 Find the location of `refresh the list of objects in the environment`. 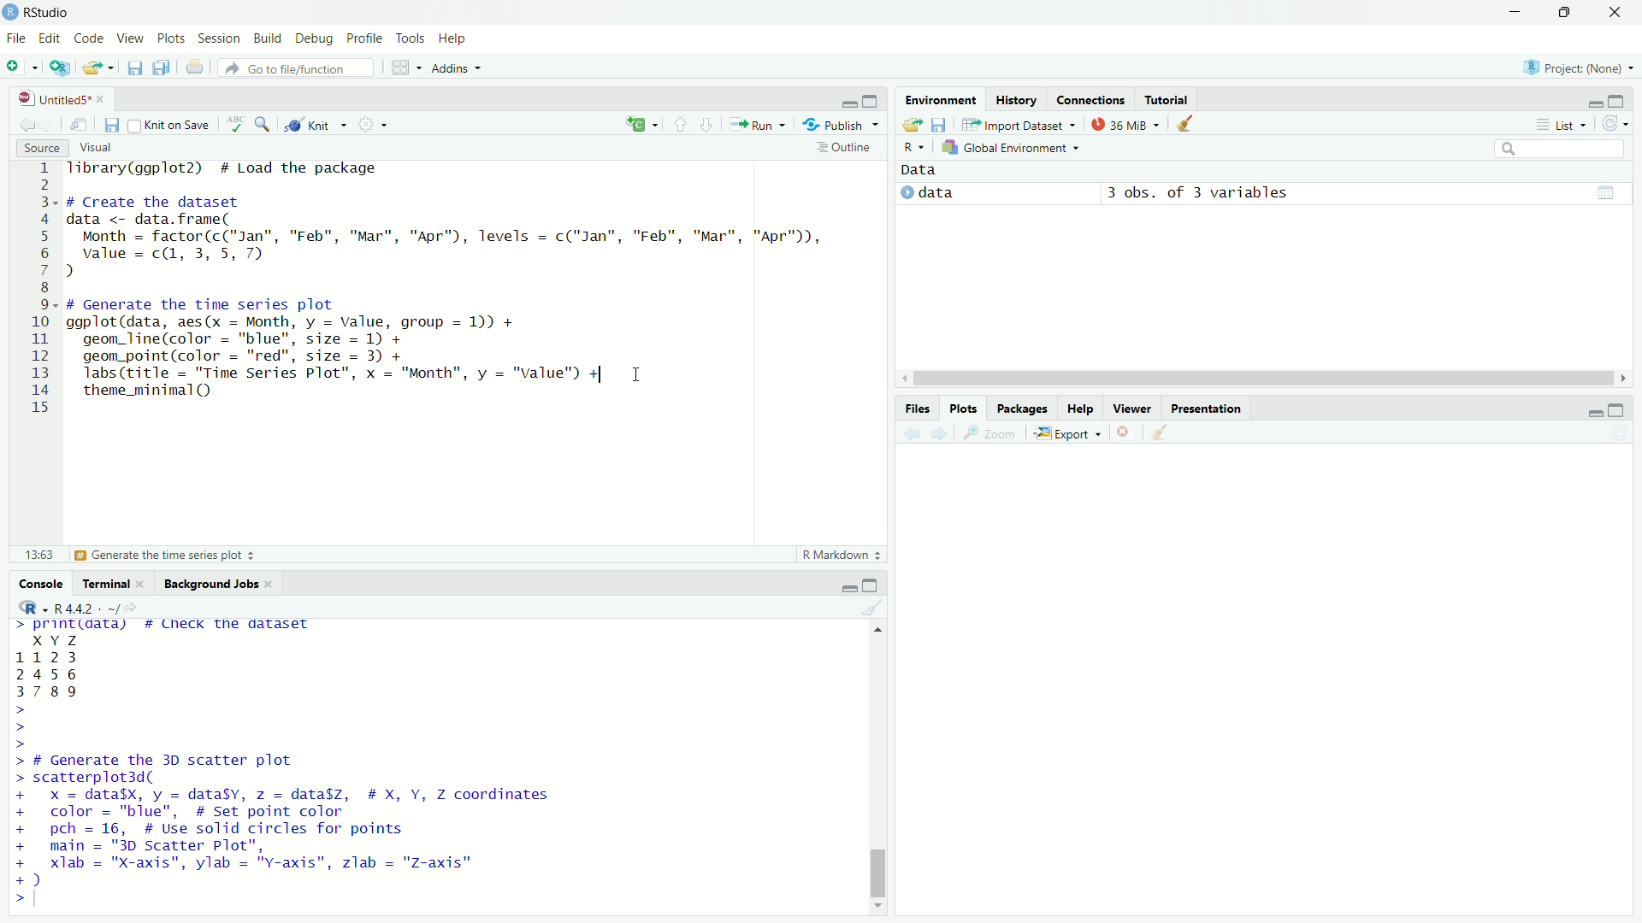

refresh the list of objects in the environment is located at coordinates (1621, 125).